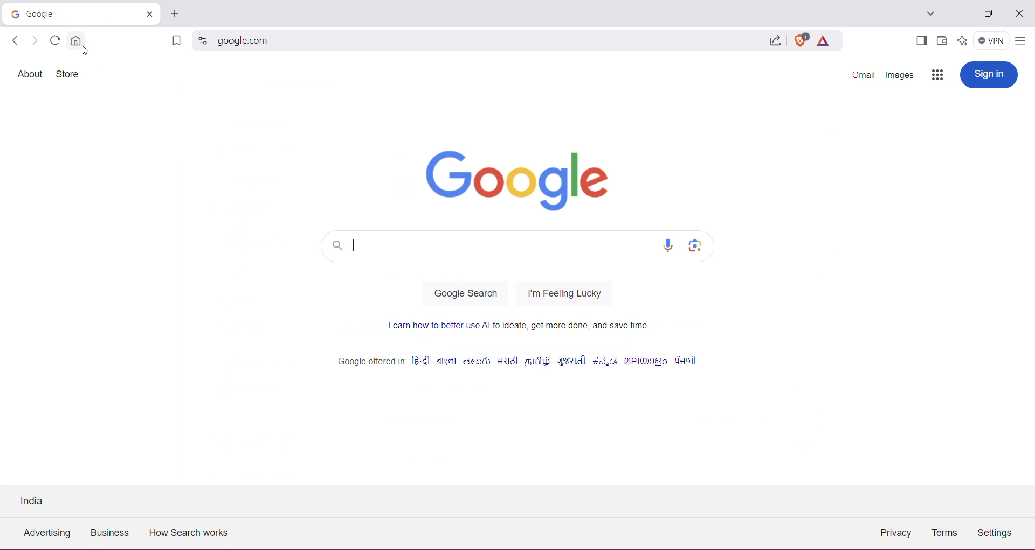  I want to click on Settings, so click(222, 74).